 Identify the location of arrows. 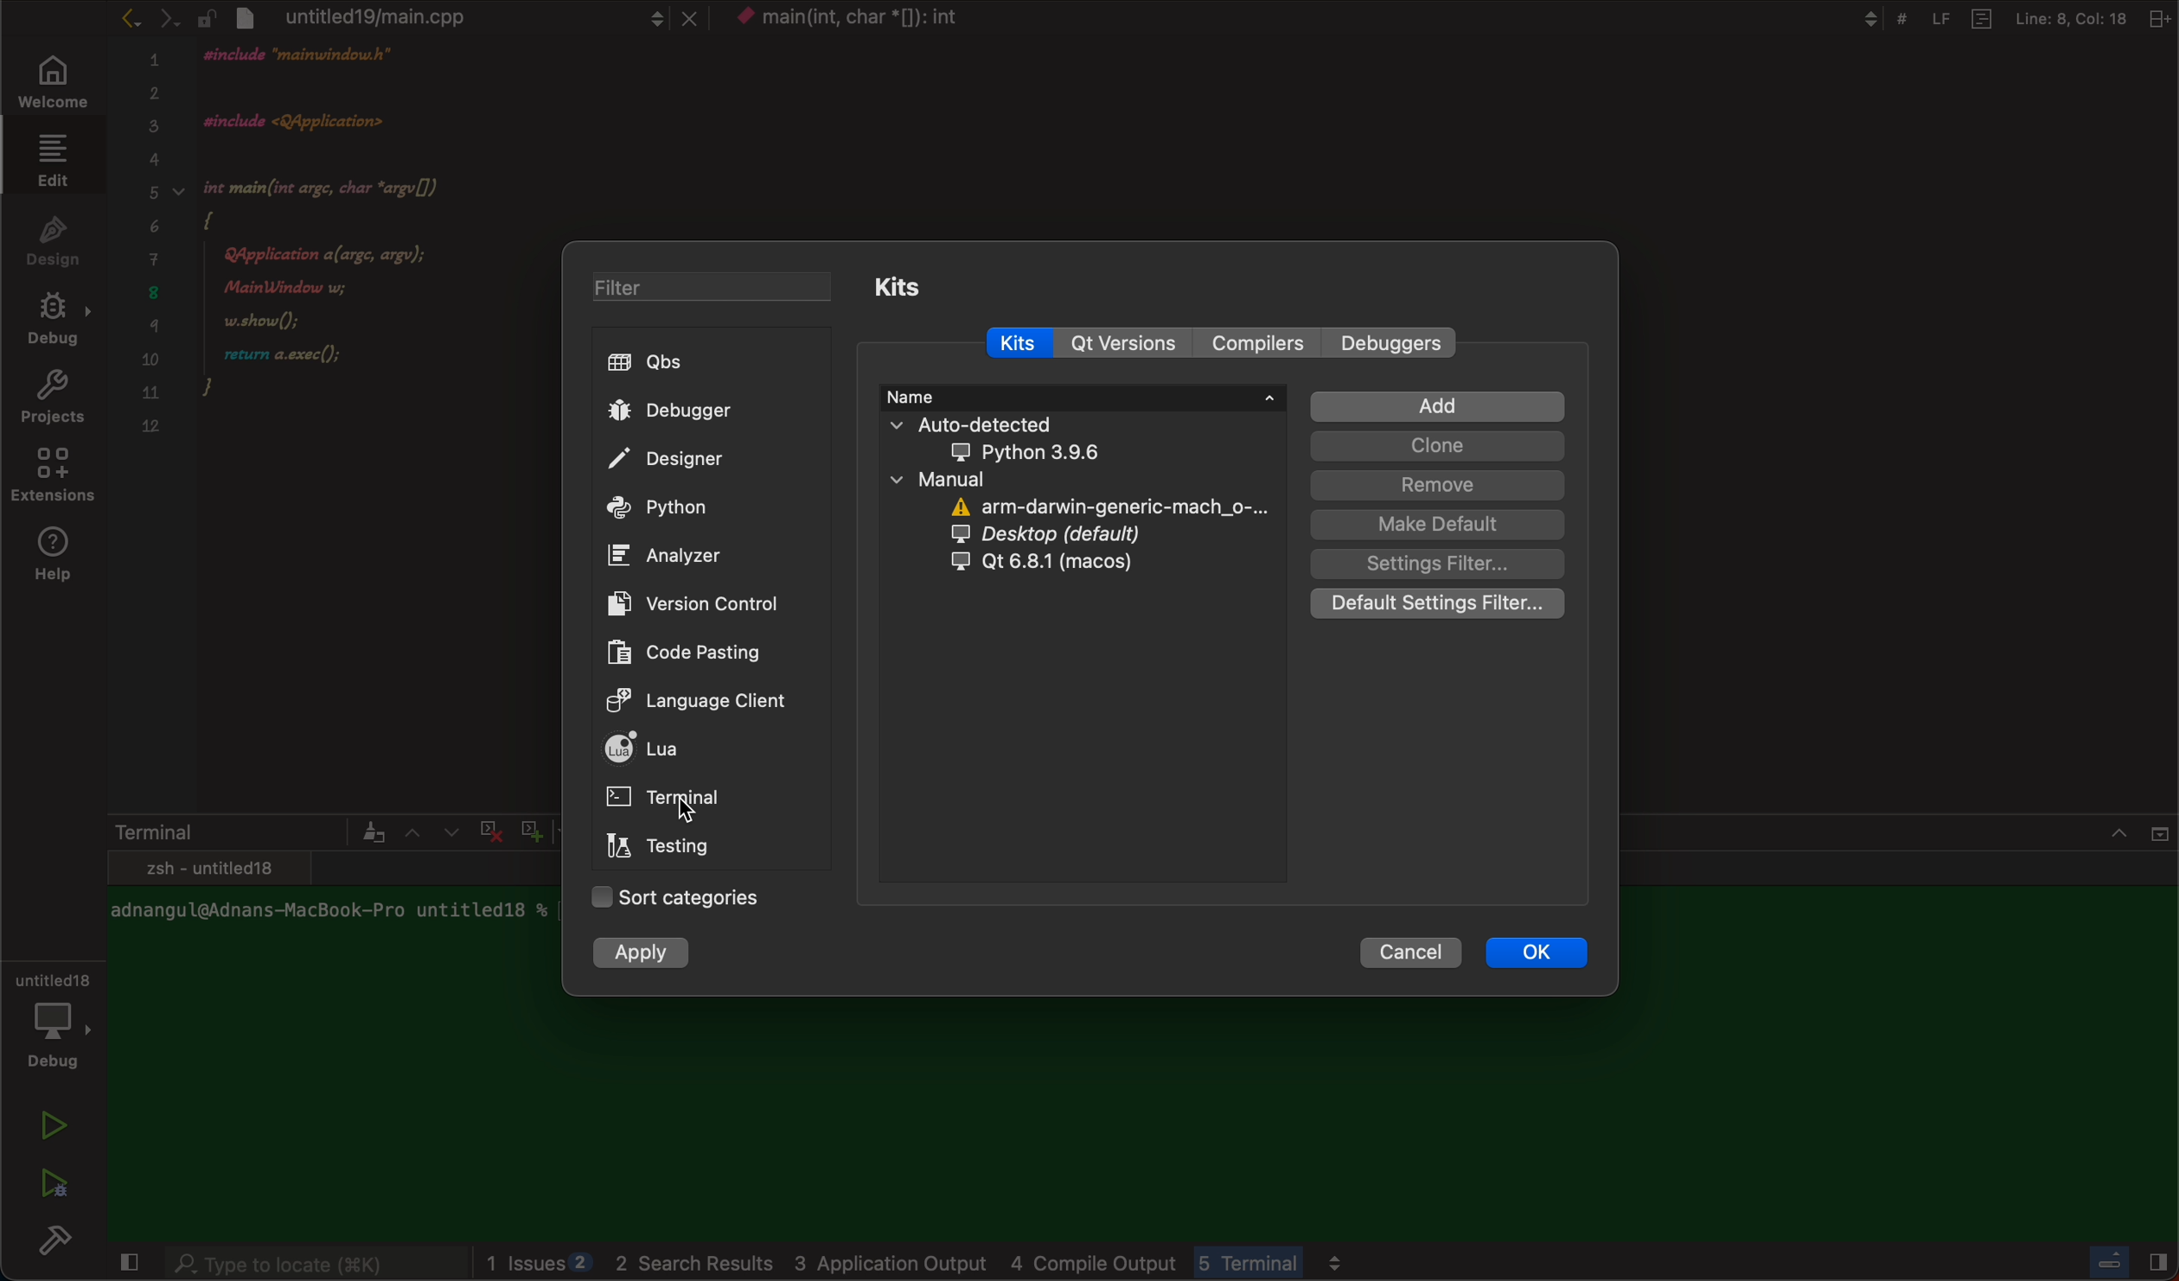
(148, 17).